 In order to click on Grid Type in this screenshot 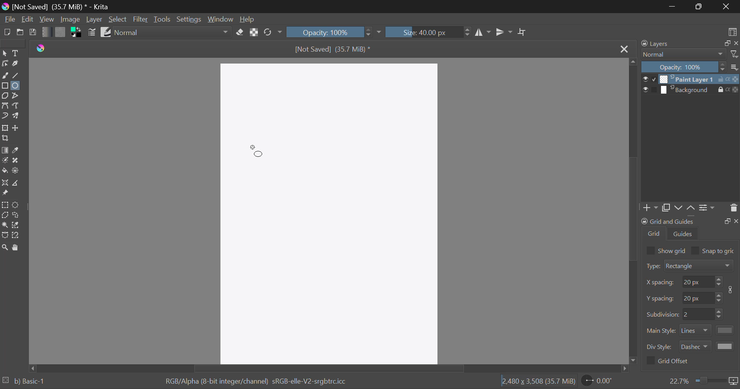, I will do `click(691, 267)`.